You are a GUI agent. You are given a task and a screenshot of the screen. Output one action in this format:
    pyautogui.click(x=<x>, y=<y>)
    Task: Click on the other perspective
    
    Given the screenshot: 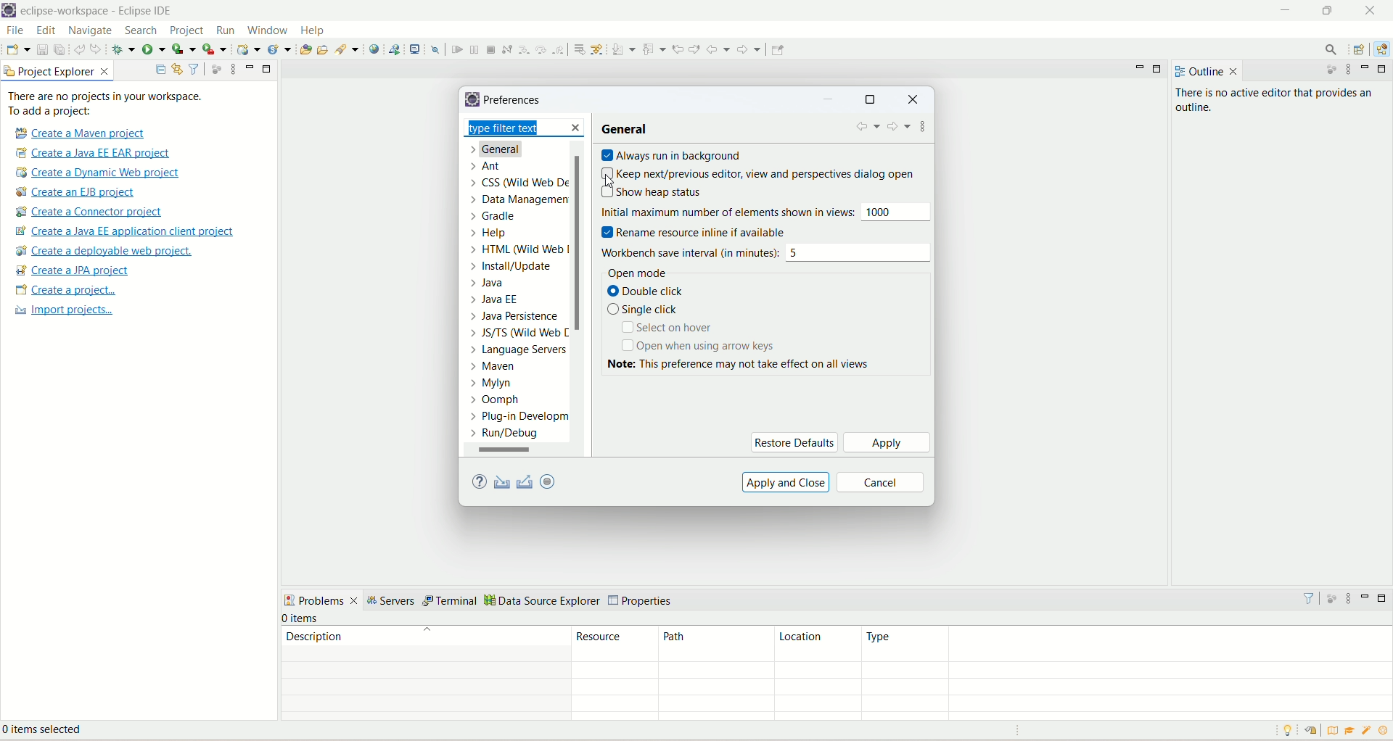 What is the action you would take?
    pyautogui.click(x=1360, y=50)
    